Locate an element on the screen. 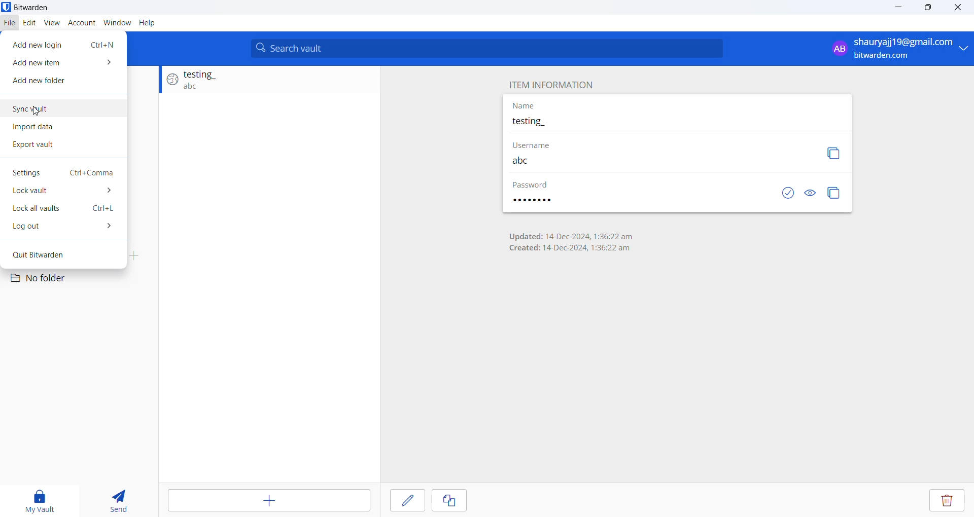 Image resolution: width=974 pixels, height=517 pixels. Add new folder is located at coordinates (60, 83).